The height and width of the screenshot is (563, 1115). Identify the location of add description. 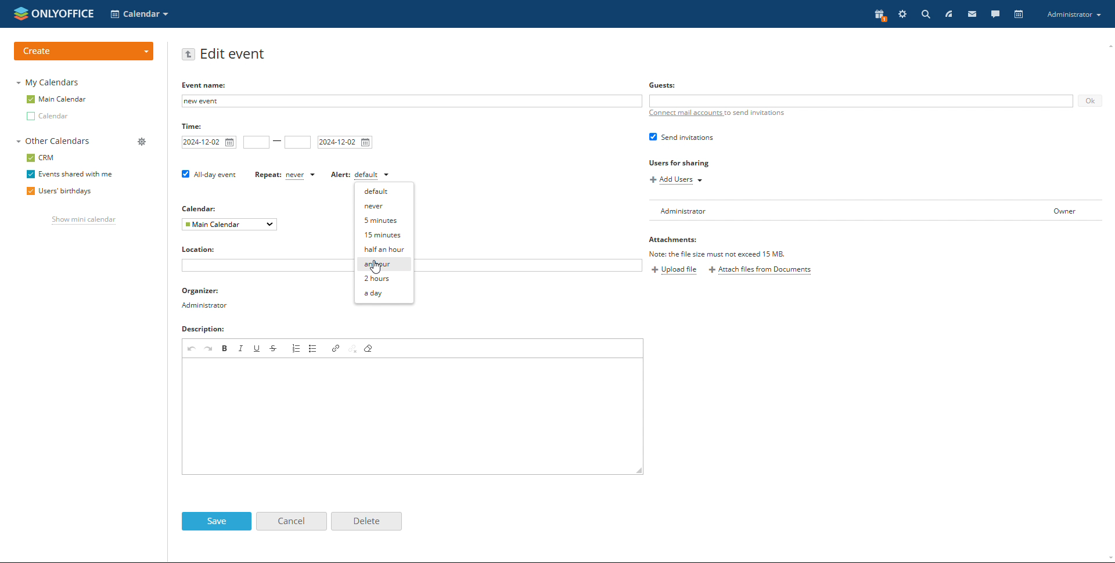
(408, 416).